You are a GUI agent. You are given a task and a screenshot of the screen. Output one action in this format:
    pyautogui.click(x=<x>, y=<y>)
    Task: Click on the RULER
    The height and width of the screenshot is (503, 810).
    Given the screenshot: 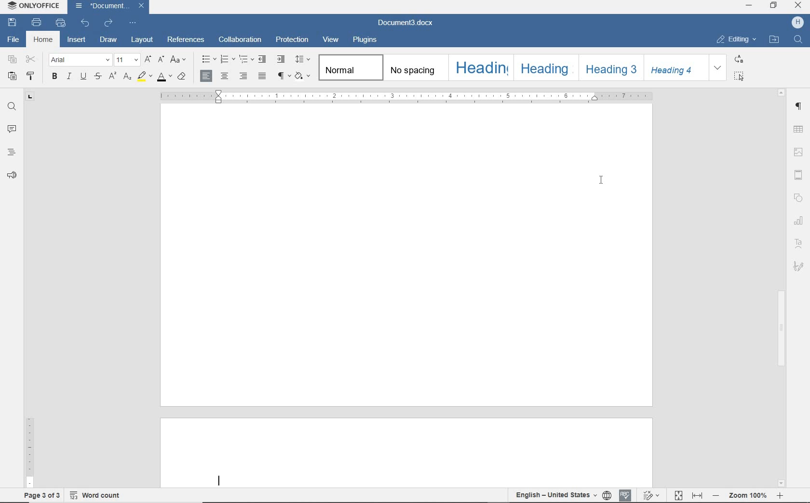 What is the action you would take?
    pyautogui.click(x=29, y=302)
    